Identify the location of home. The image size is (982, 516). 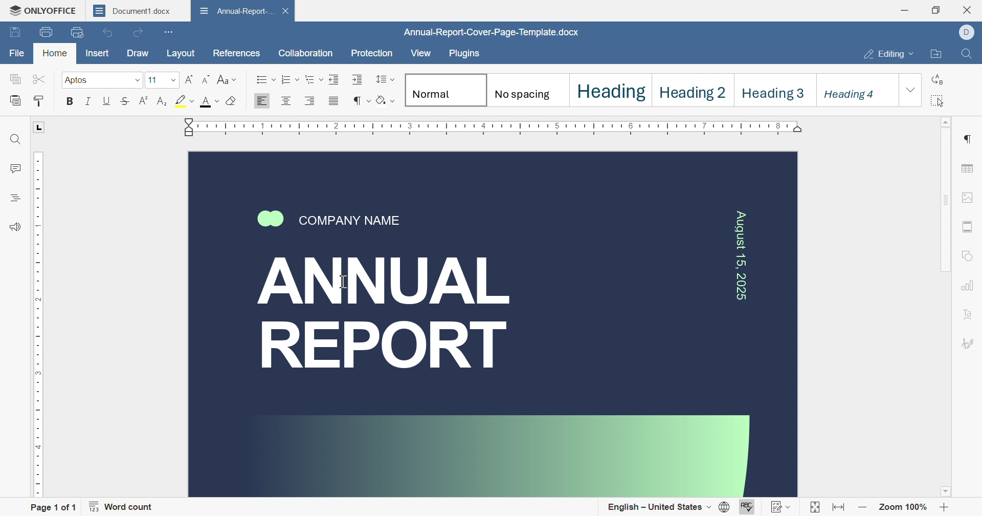
(54, 54).